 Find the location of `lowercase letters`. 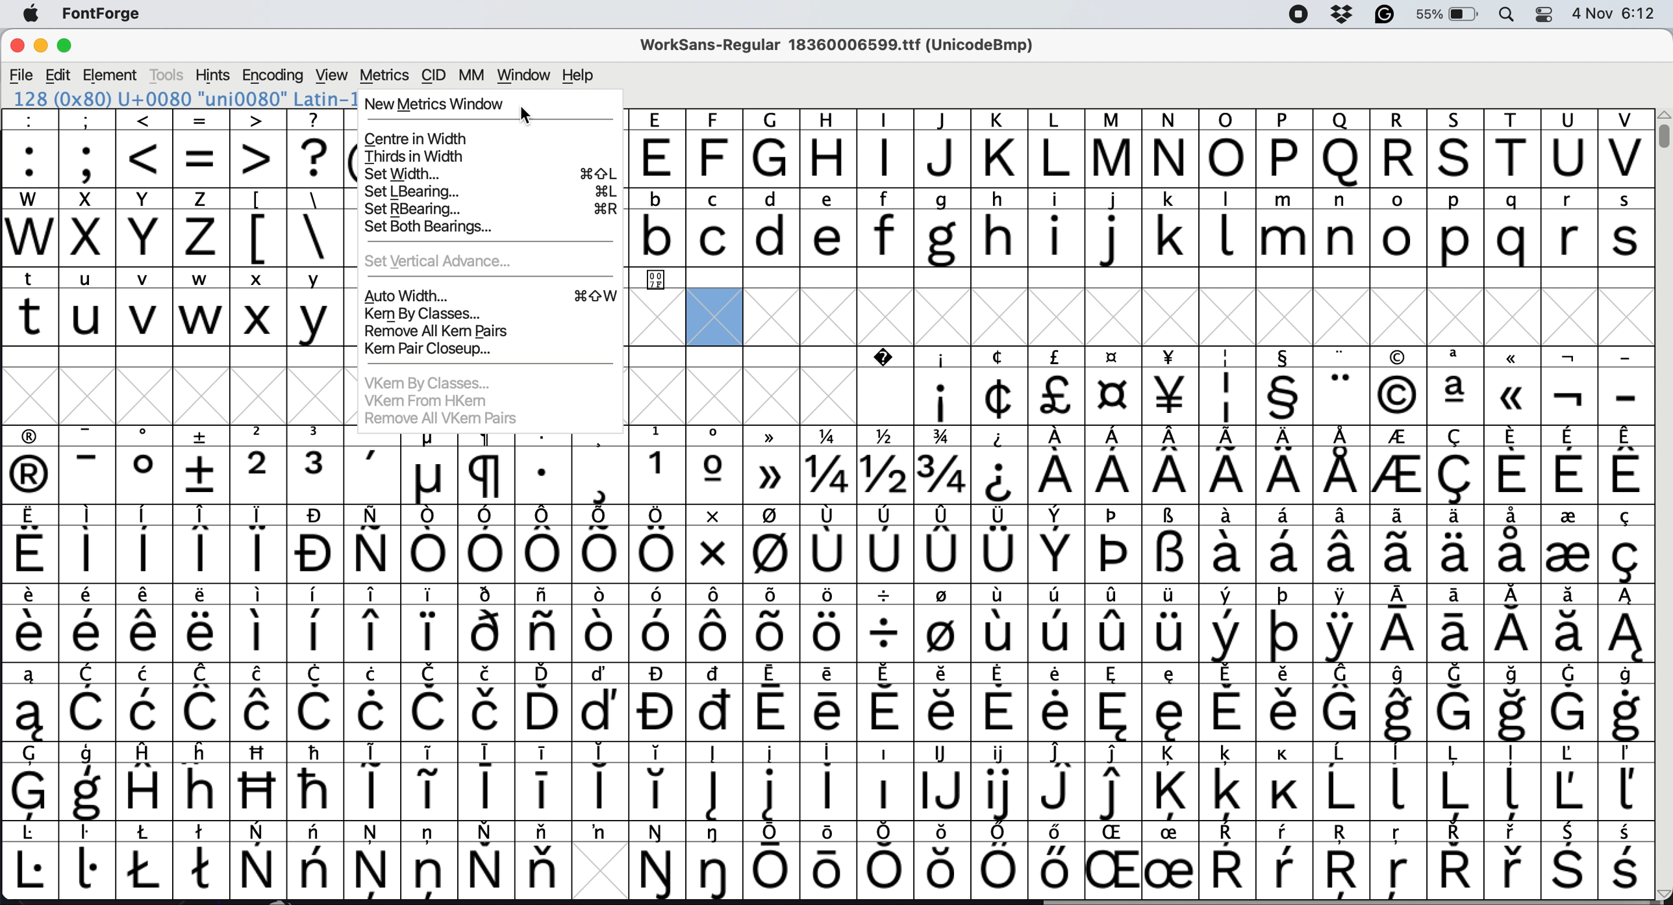

lowercase letters is located at coordinates (180, 323).